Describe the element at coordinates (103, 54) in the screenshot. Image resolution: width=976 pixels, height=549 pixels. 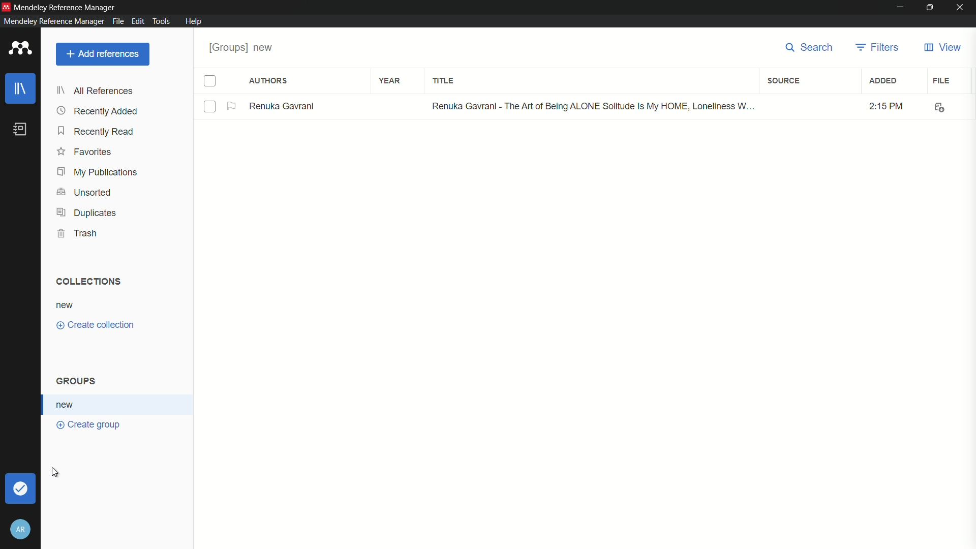
I see `add references` at that location.